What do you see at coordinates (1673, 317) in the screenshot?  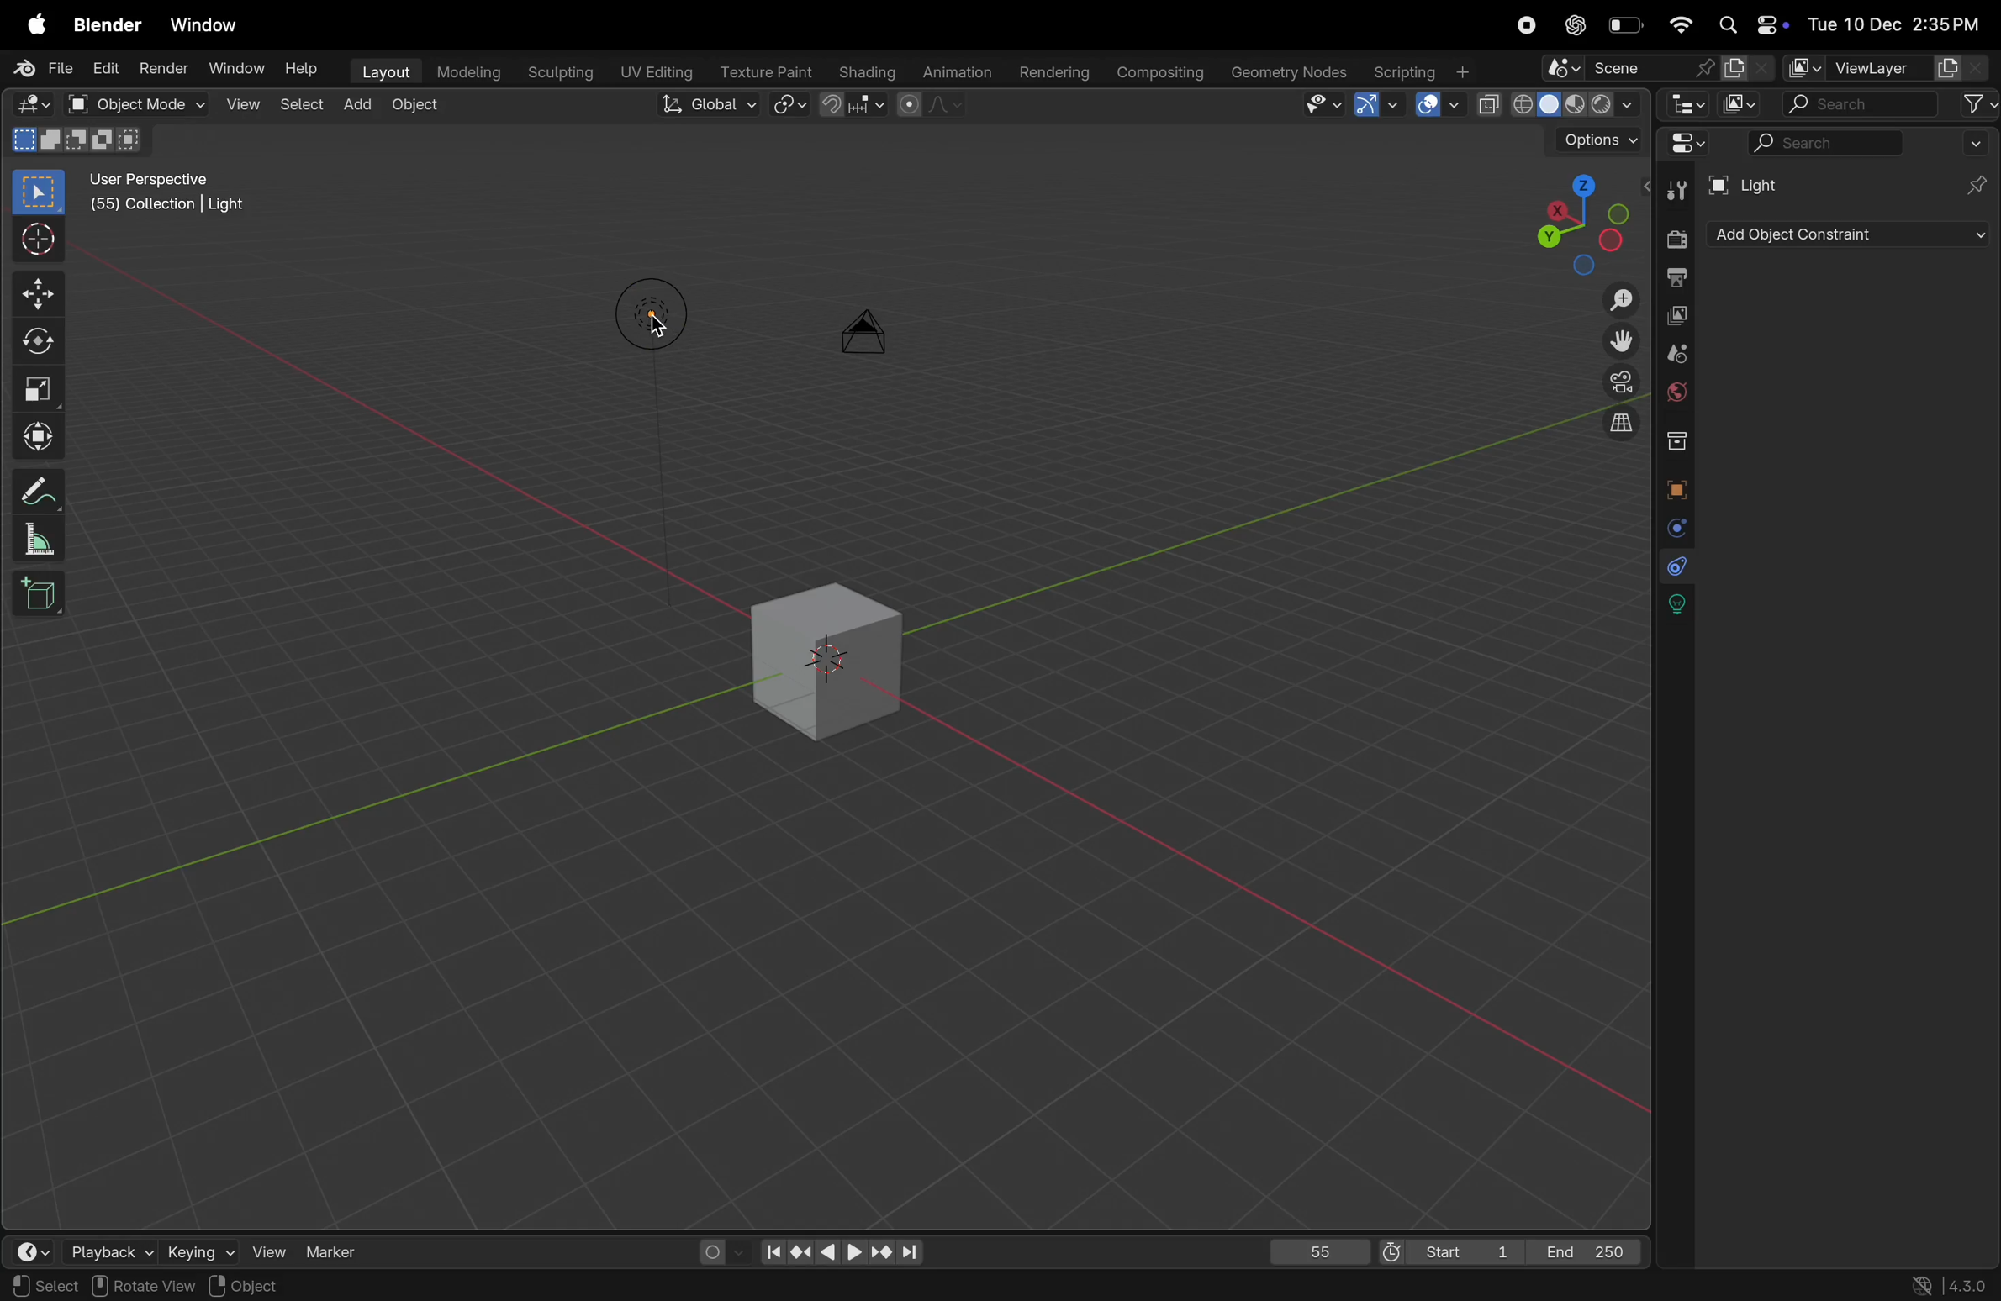 I see `view layer` at bounding box center [1673, 317].